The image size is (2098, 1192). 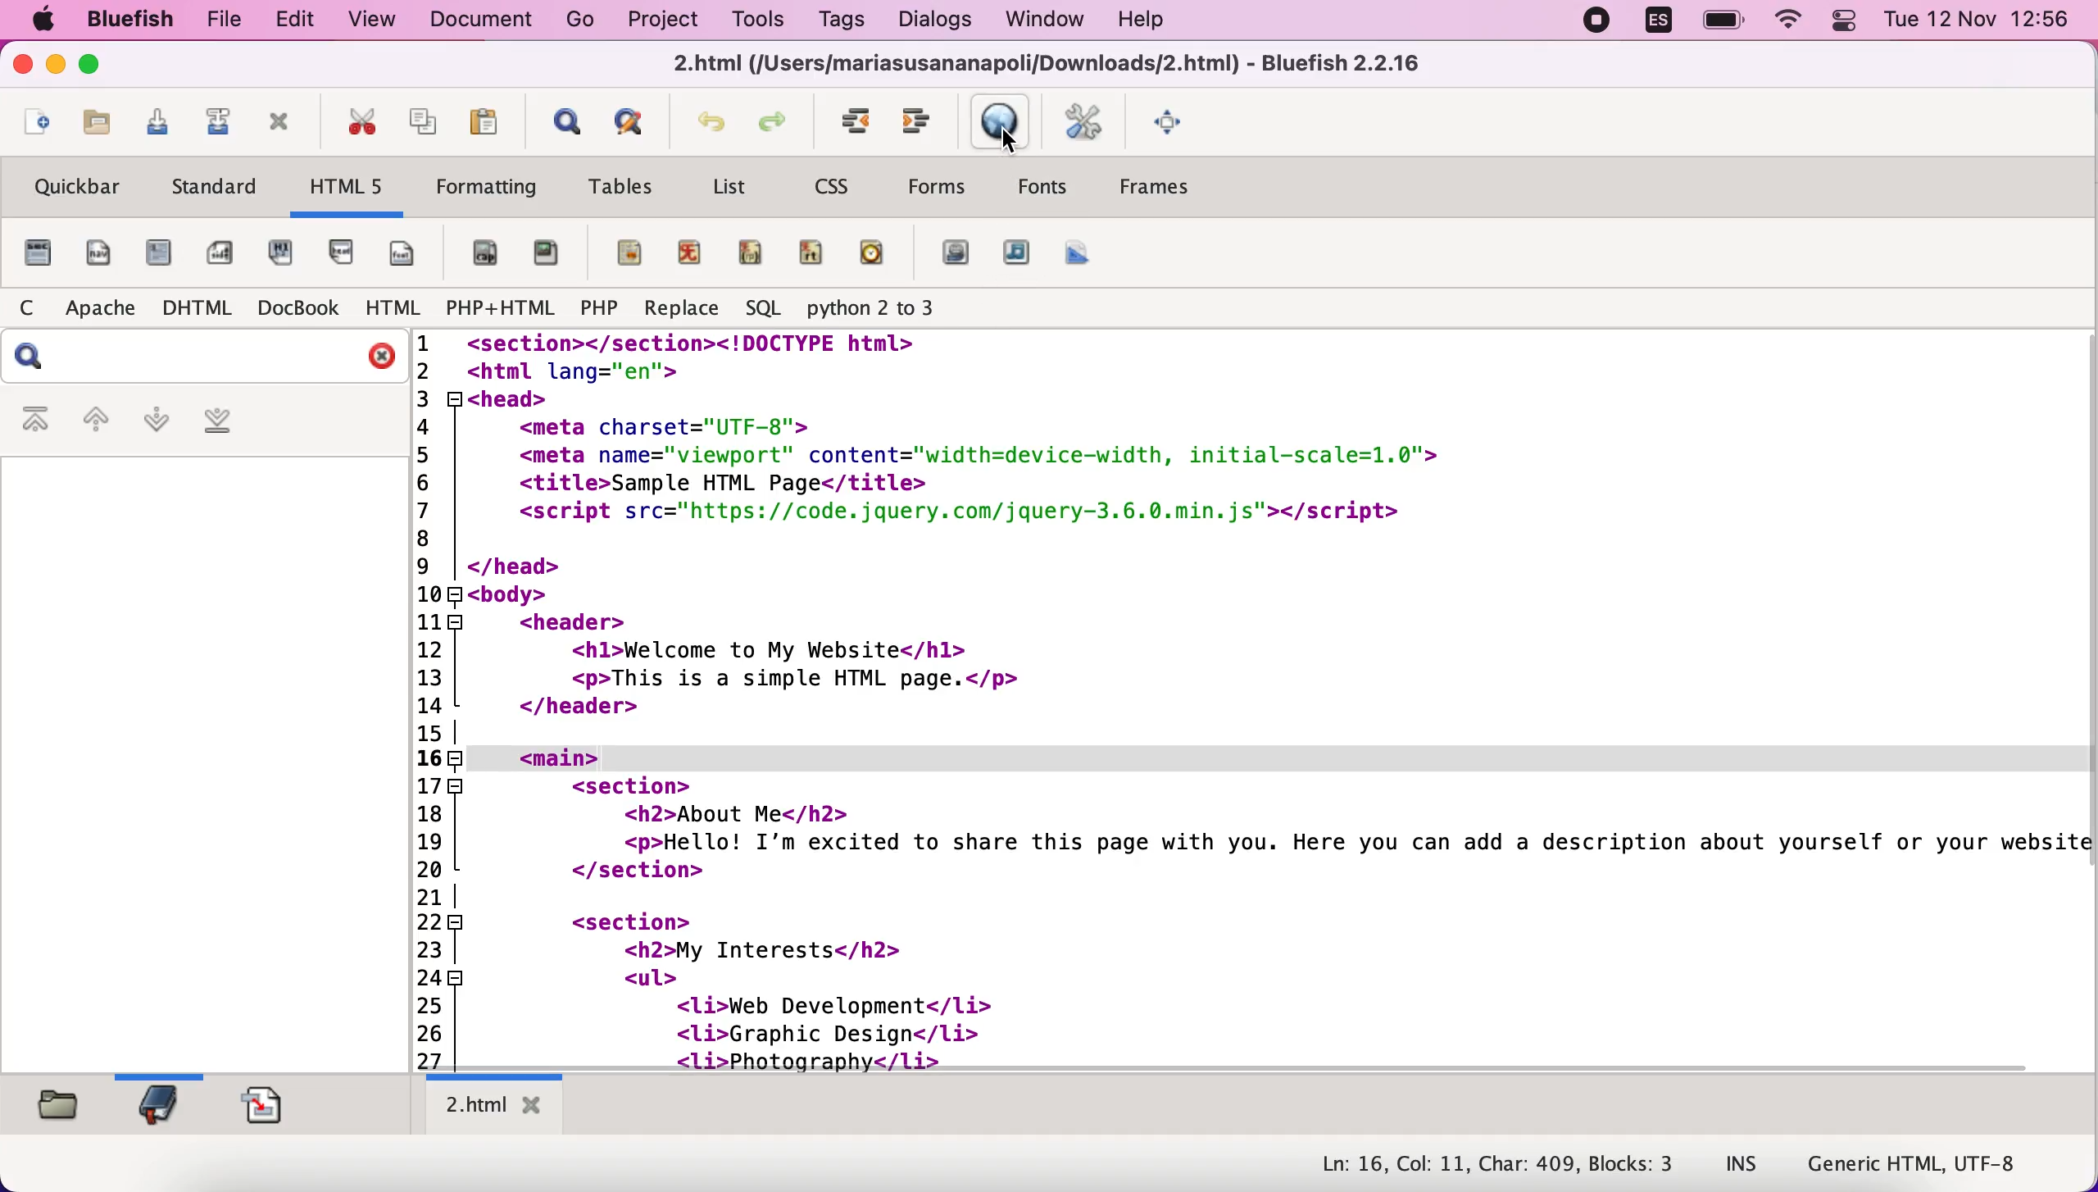 I want to click on quickbar, so click(x=77, y=192).